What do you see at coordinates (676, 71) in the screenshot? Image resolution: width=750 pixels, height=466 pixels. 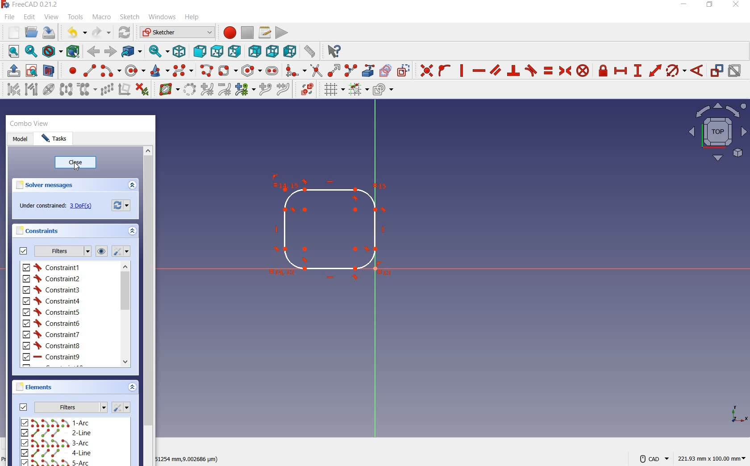 I see `constrain arc or circle` at bounding box center [676, 71].